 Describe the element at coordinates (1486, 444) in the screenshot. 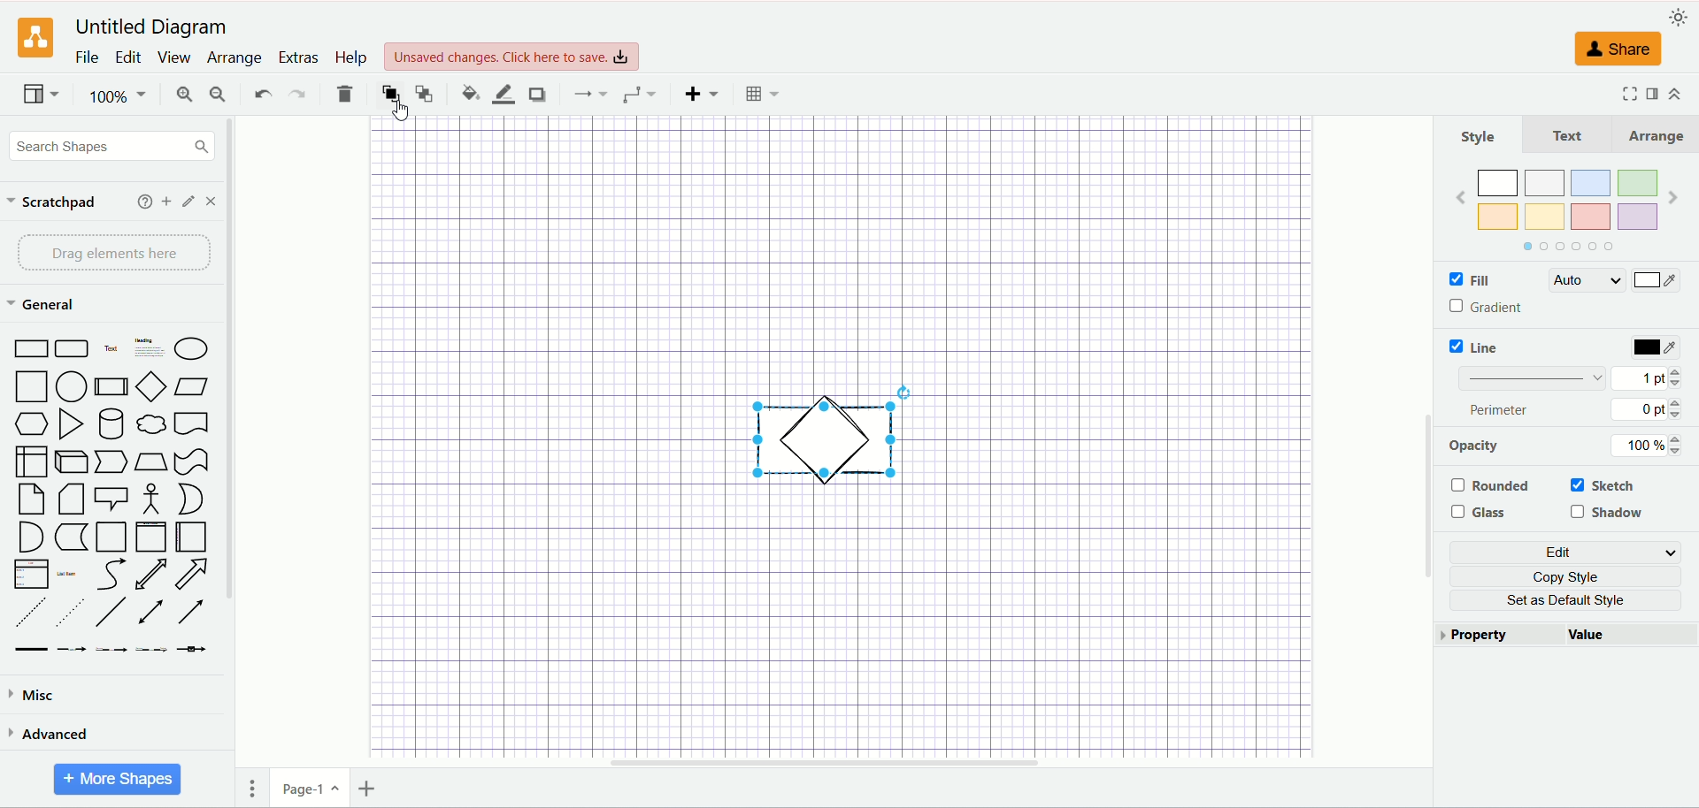

I see `opacity` at that location.